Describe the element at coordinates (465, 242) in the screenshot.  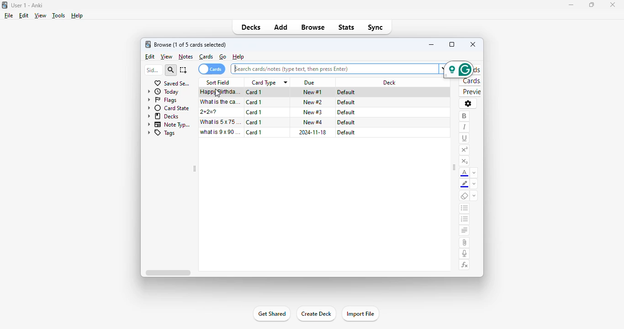
I see `attach pictures/audio/video` at that location.